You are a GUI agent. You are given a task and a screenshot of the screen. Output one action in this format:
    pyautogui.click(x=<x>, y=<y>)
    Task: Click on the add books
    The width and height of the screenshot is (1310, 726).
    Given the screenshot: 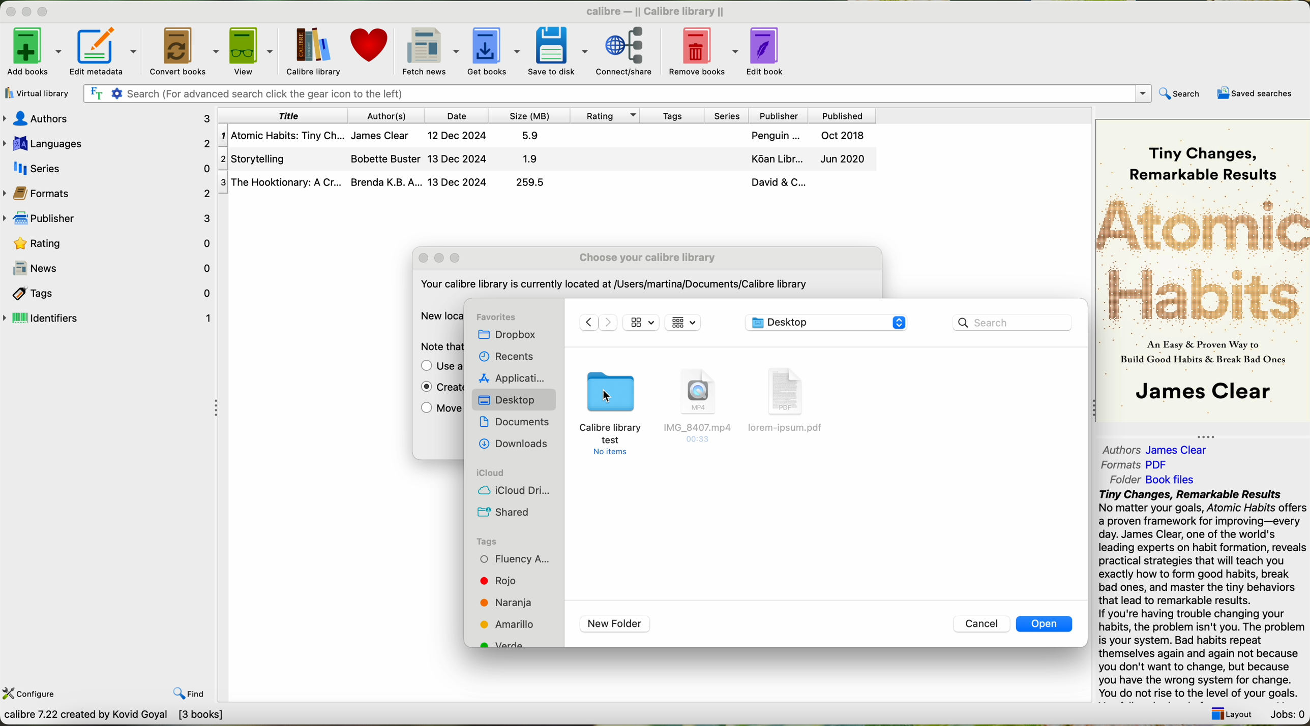 What is the action you would take?
    pyautogui.click(x=33, y=54)
    